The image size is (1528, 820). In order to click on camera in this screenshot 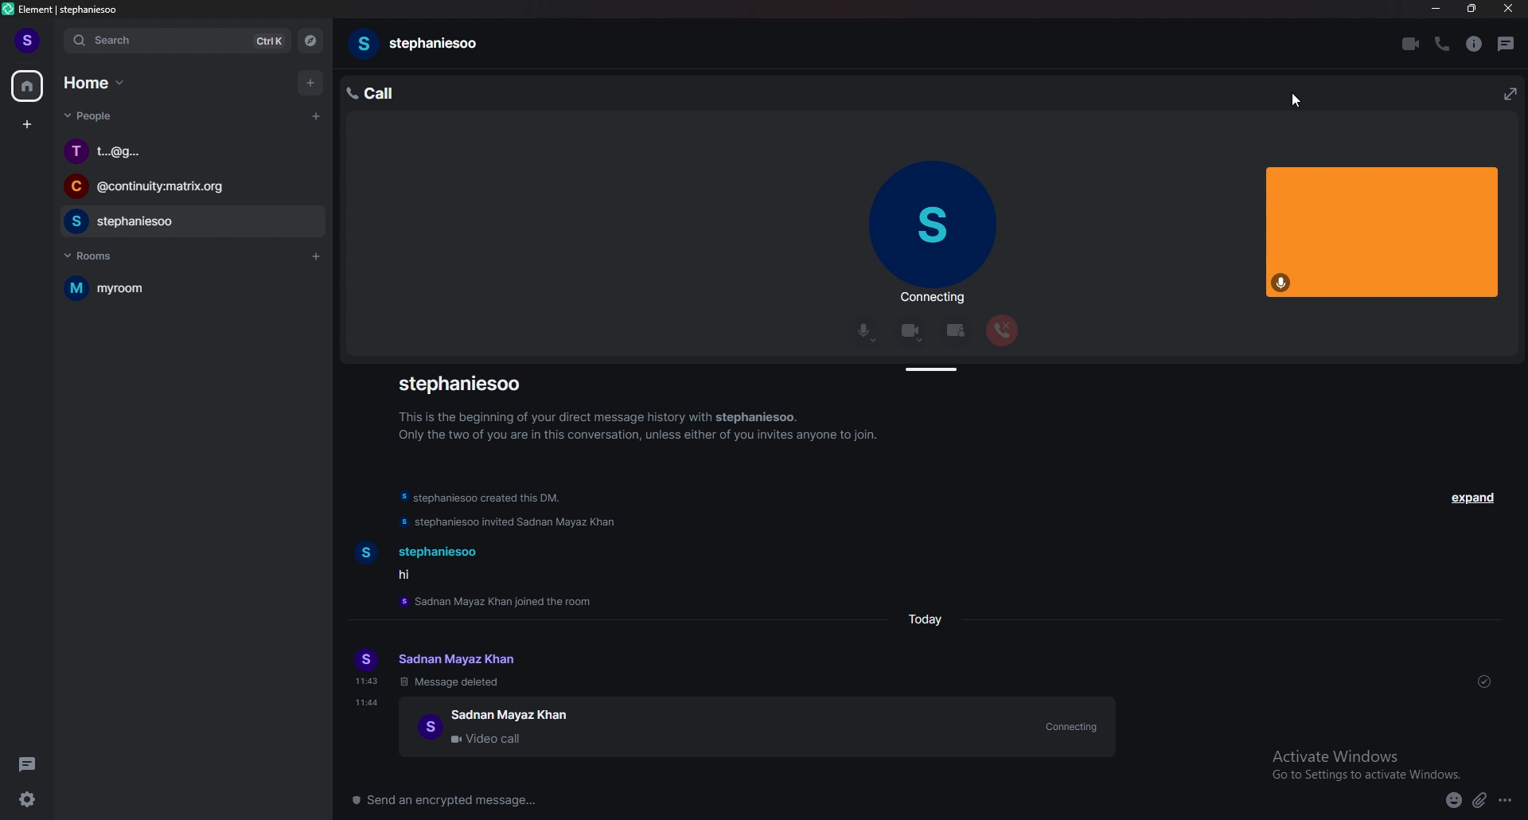, I will do `click(912, 331)`.